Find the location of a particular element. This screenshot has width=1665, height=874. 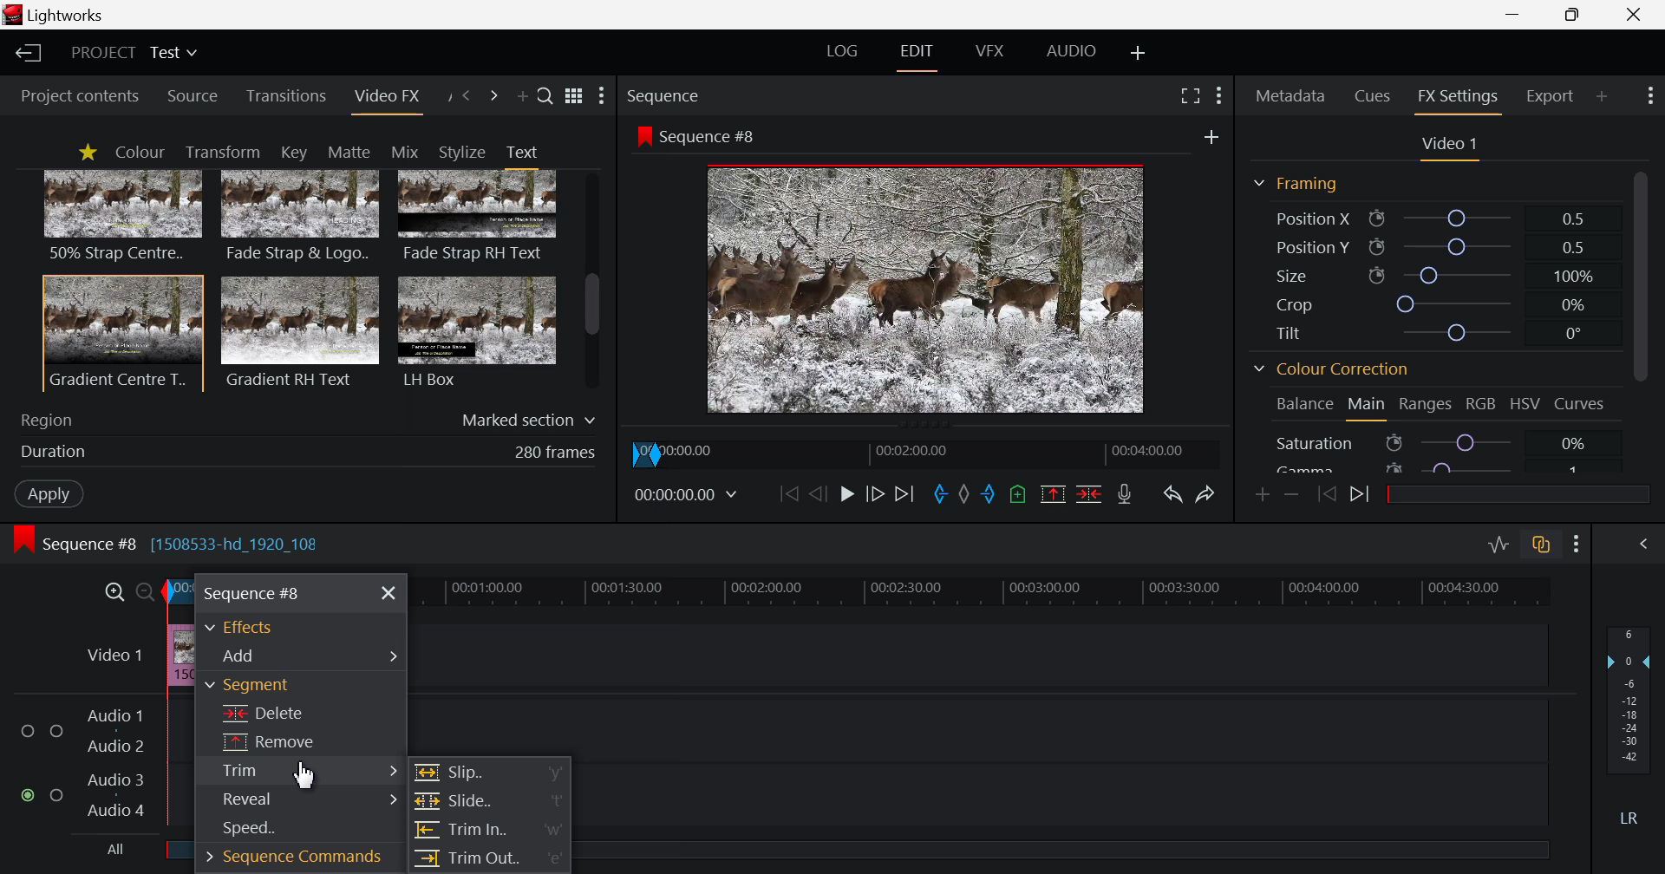

Add Panel is located at coordinates (1603, 94).